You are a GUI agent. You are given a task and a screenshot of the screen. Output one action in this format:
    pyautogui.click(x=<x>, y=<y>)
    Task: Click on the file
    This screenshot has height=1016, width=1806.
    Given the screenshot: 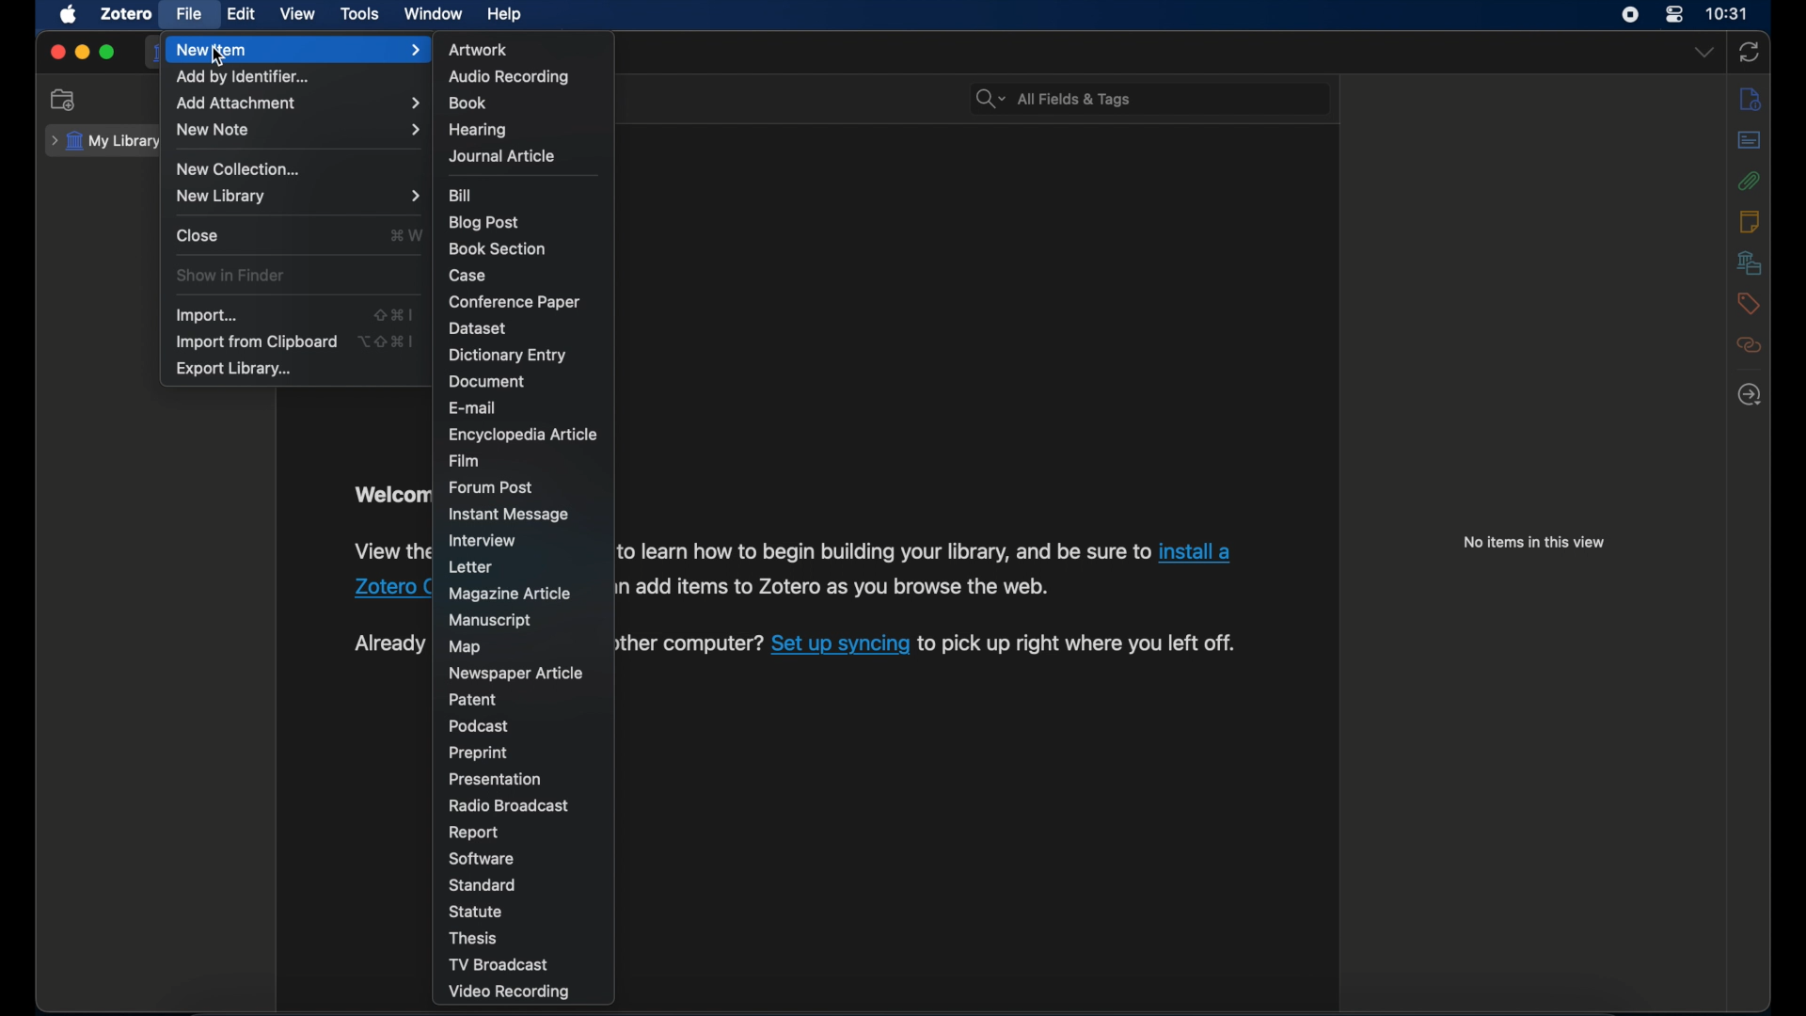 What is the action you would take?
    pyautogui.click(x=188, y=14)
    